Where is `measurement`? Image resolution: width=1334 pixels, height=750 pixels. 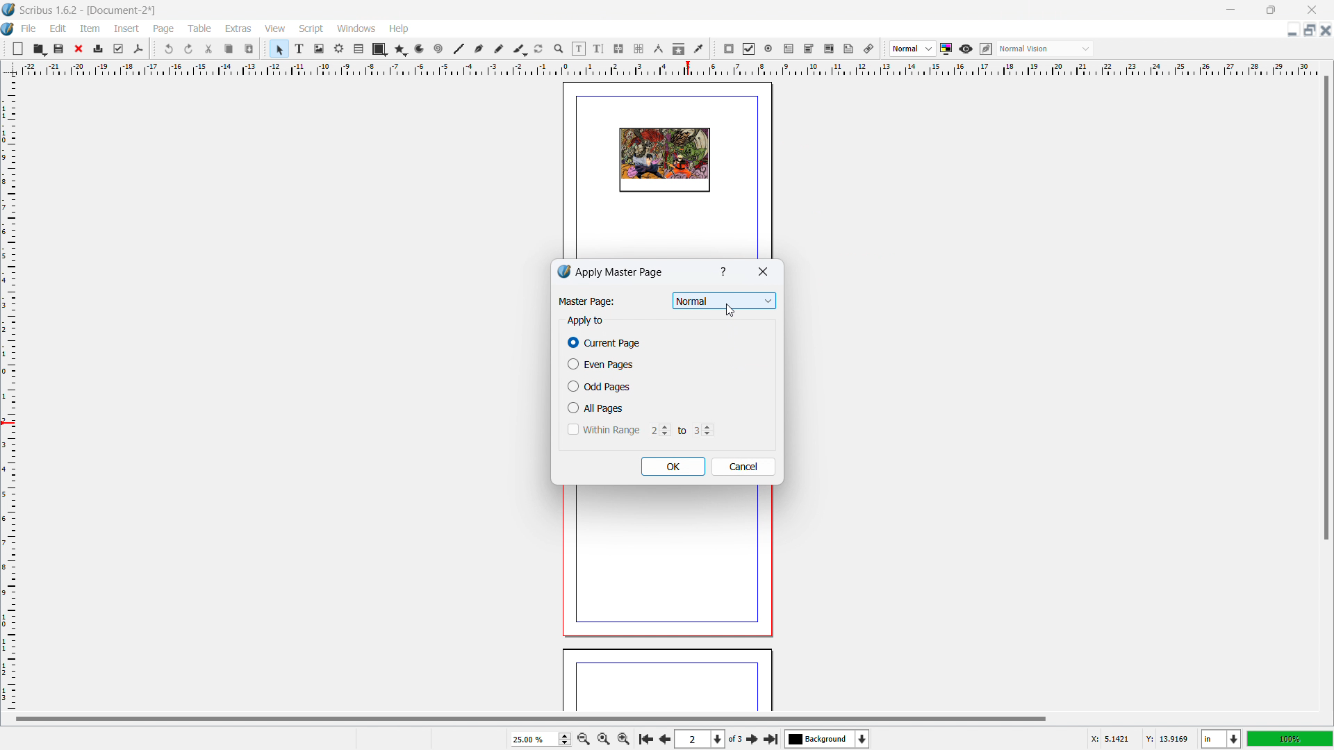
measurement is located at coordinates (658, 49).